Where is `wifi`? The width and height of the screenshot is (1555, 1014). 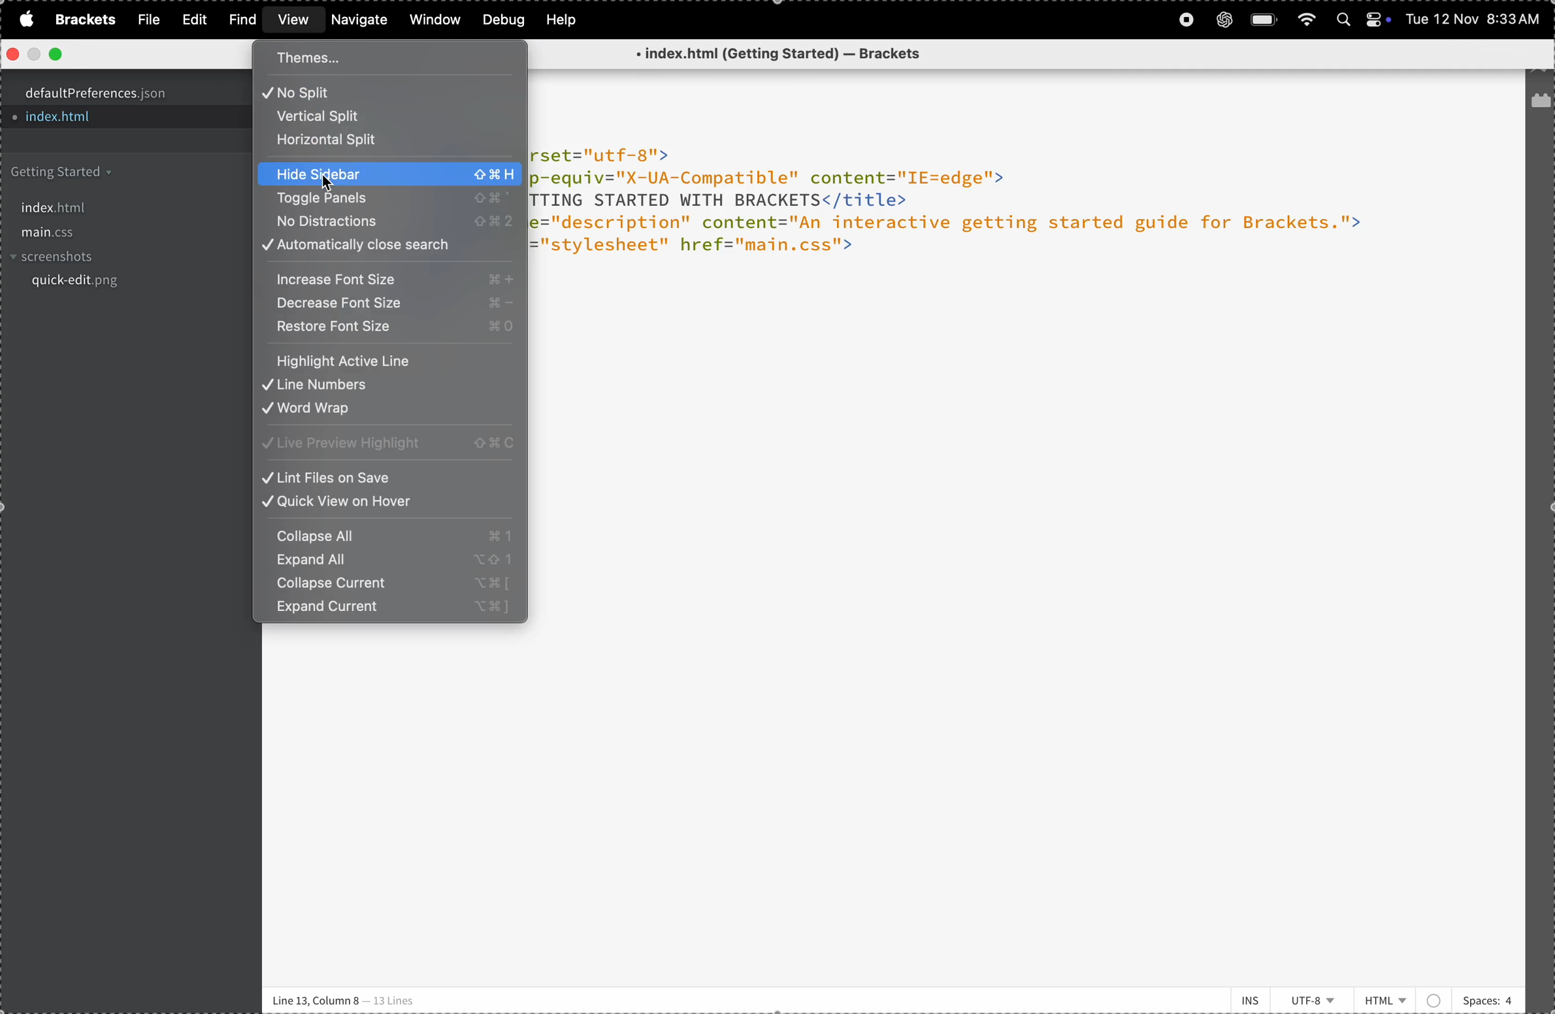 wifi is located at coordinates (1305, 19).